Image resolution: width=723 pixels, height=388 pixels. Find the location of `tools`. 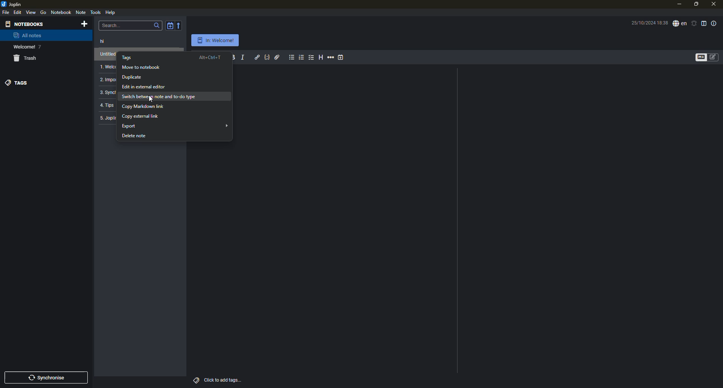

tools is located at coordinates (96, 11).